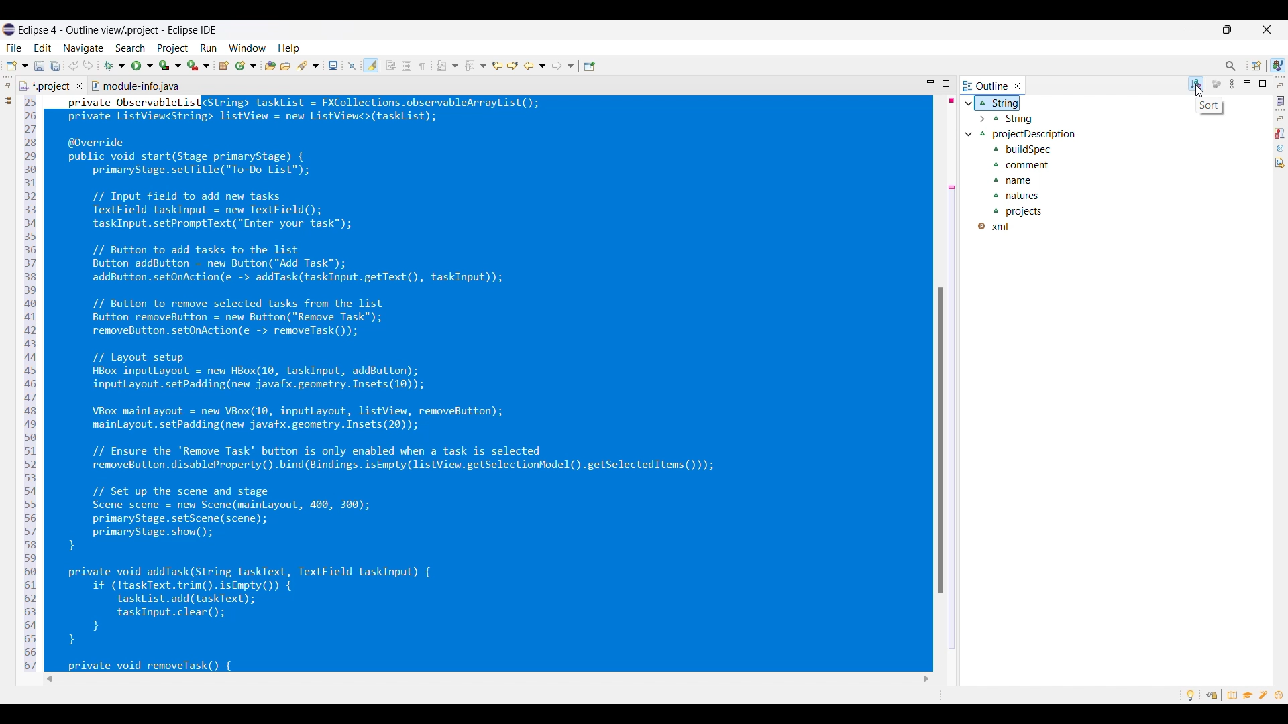  What do you see at coordinates (40, 66) in the screenshot?
I see `Save` at bounding box center [40, 66].